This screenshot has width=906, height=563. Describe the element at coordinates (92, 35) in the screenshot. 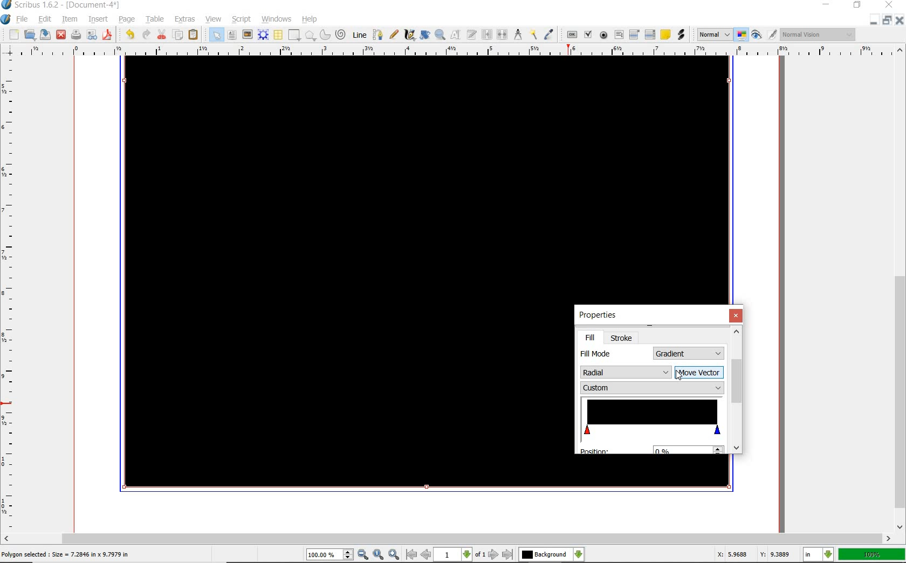

I see `preflight verifier` at that location.